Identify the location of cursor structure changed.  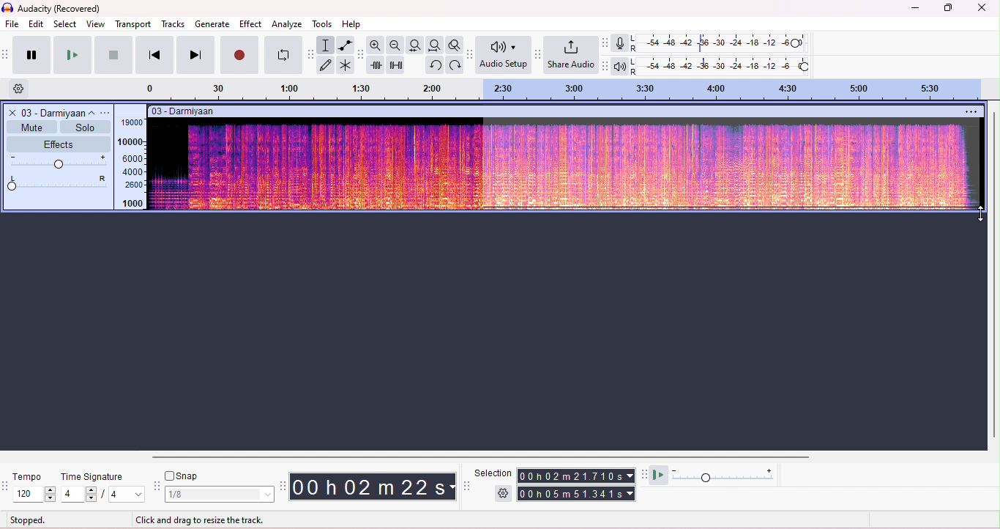
(980, 211).